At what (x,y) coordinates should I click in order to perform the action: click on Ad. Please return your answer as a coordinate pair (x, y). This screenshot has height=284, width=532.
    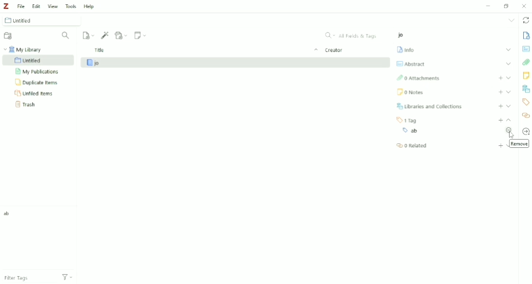
    Looking at the image, I should click on (500, 78).